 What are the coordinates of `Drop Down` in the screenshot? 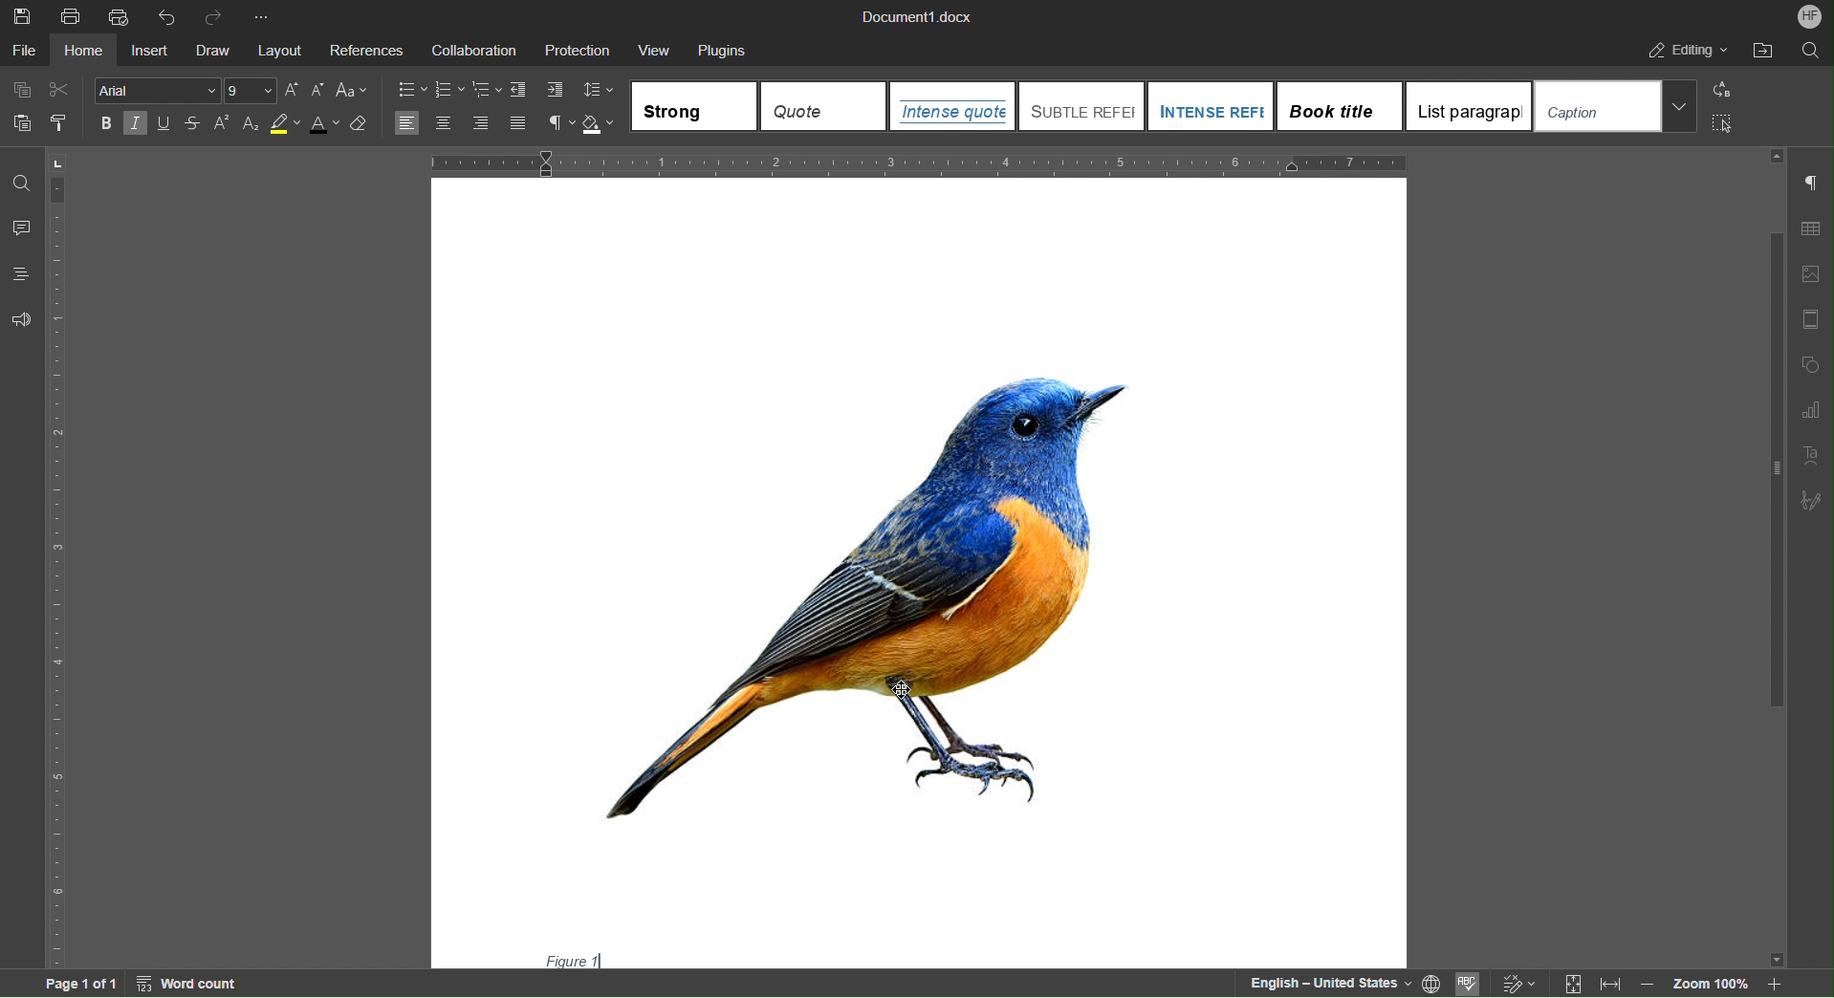 It's located at (1679, 105).